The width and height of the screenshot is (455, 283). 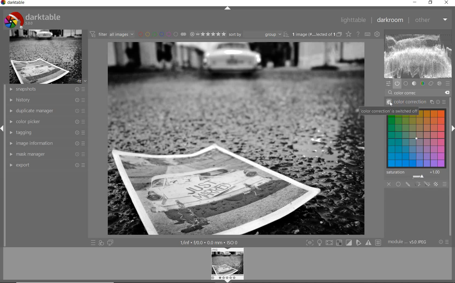 I want to click on other, so click(x=432, y=20).